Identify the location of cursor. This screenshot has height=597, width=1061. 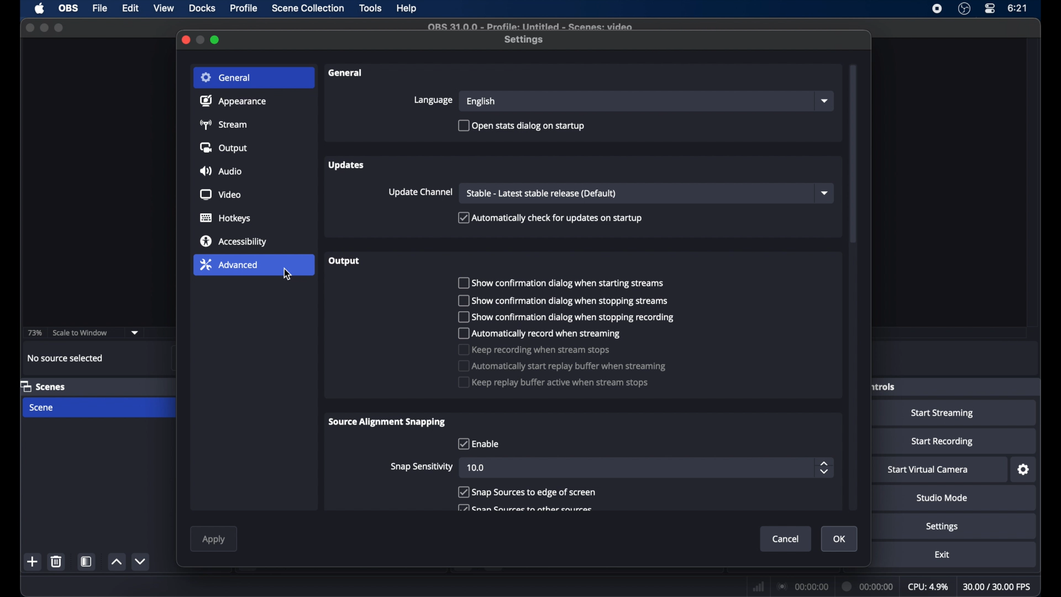
(288, 275).